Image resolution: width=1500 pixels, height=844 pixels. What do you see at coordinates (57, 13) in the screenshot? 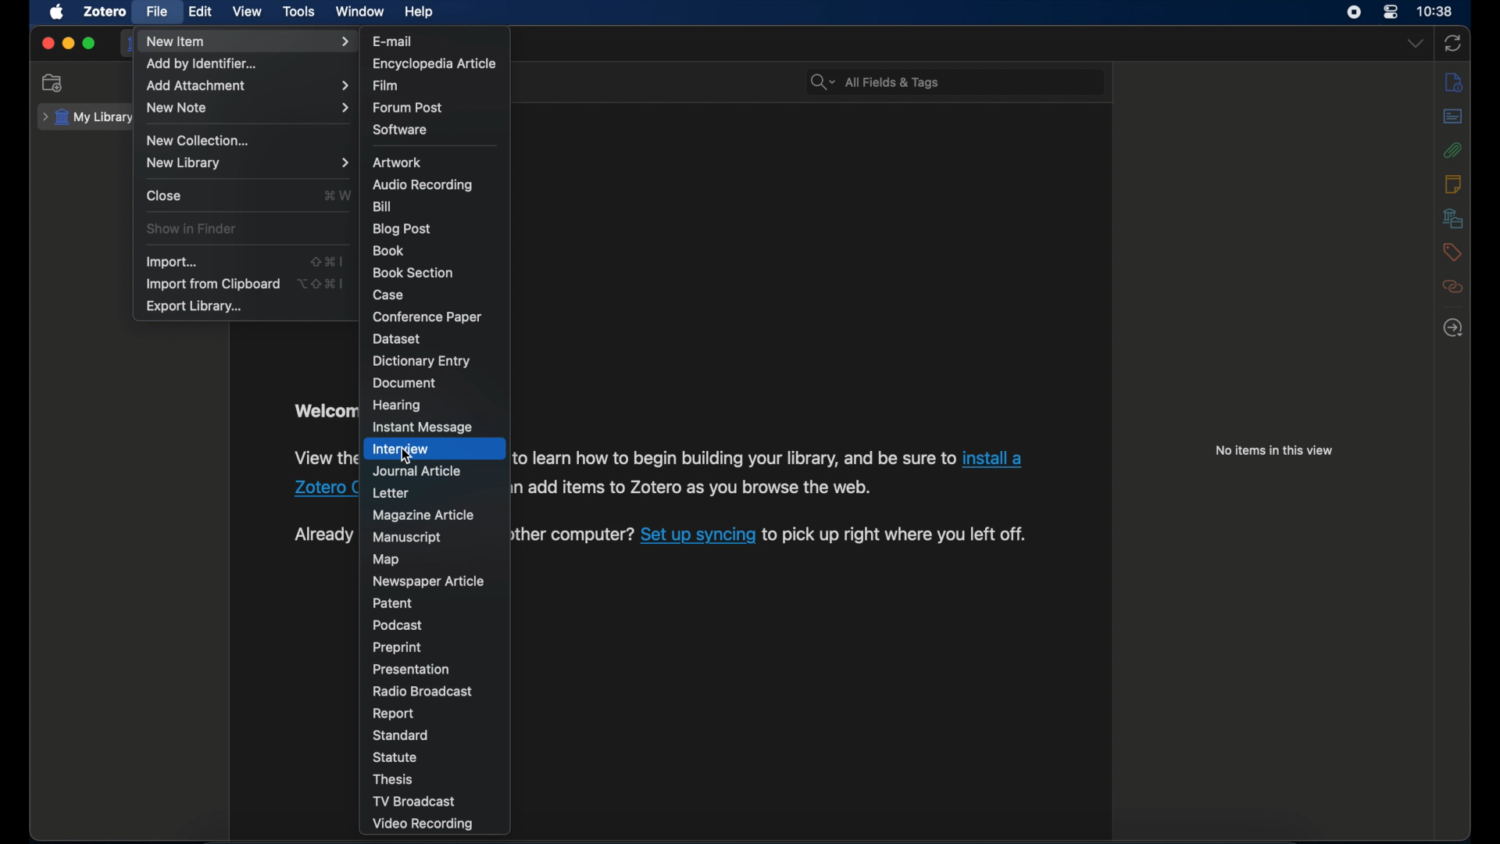
I see `apple` at bounding box center [57, 13].